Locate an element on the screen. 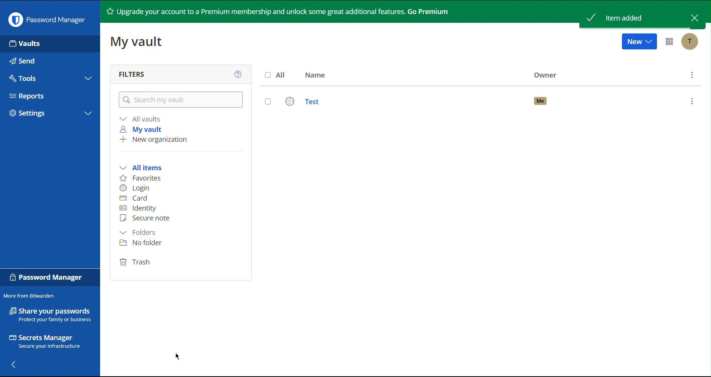  No folder is located at coordinates (142, 244).